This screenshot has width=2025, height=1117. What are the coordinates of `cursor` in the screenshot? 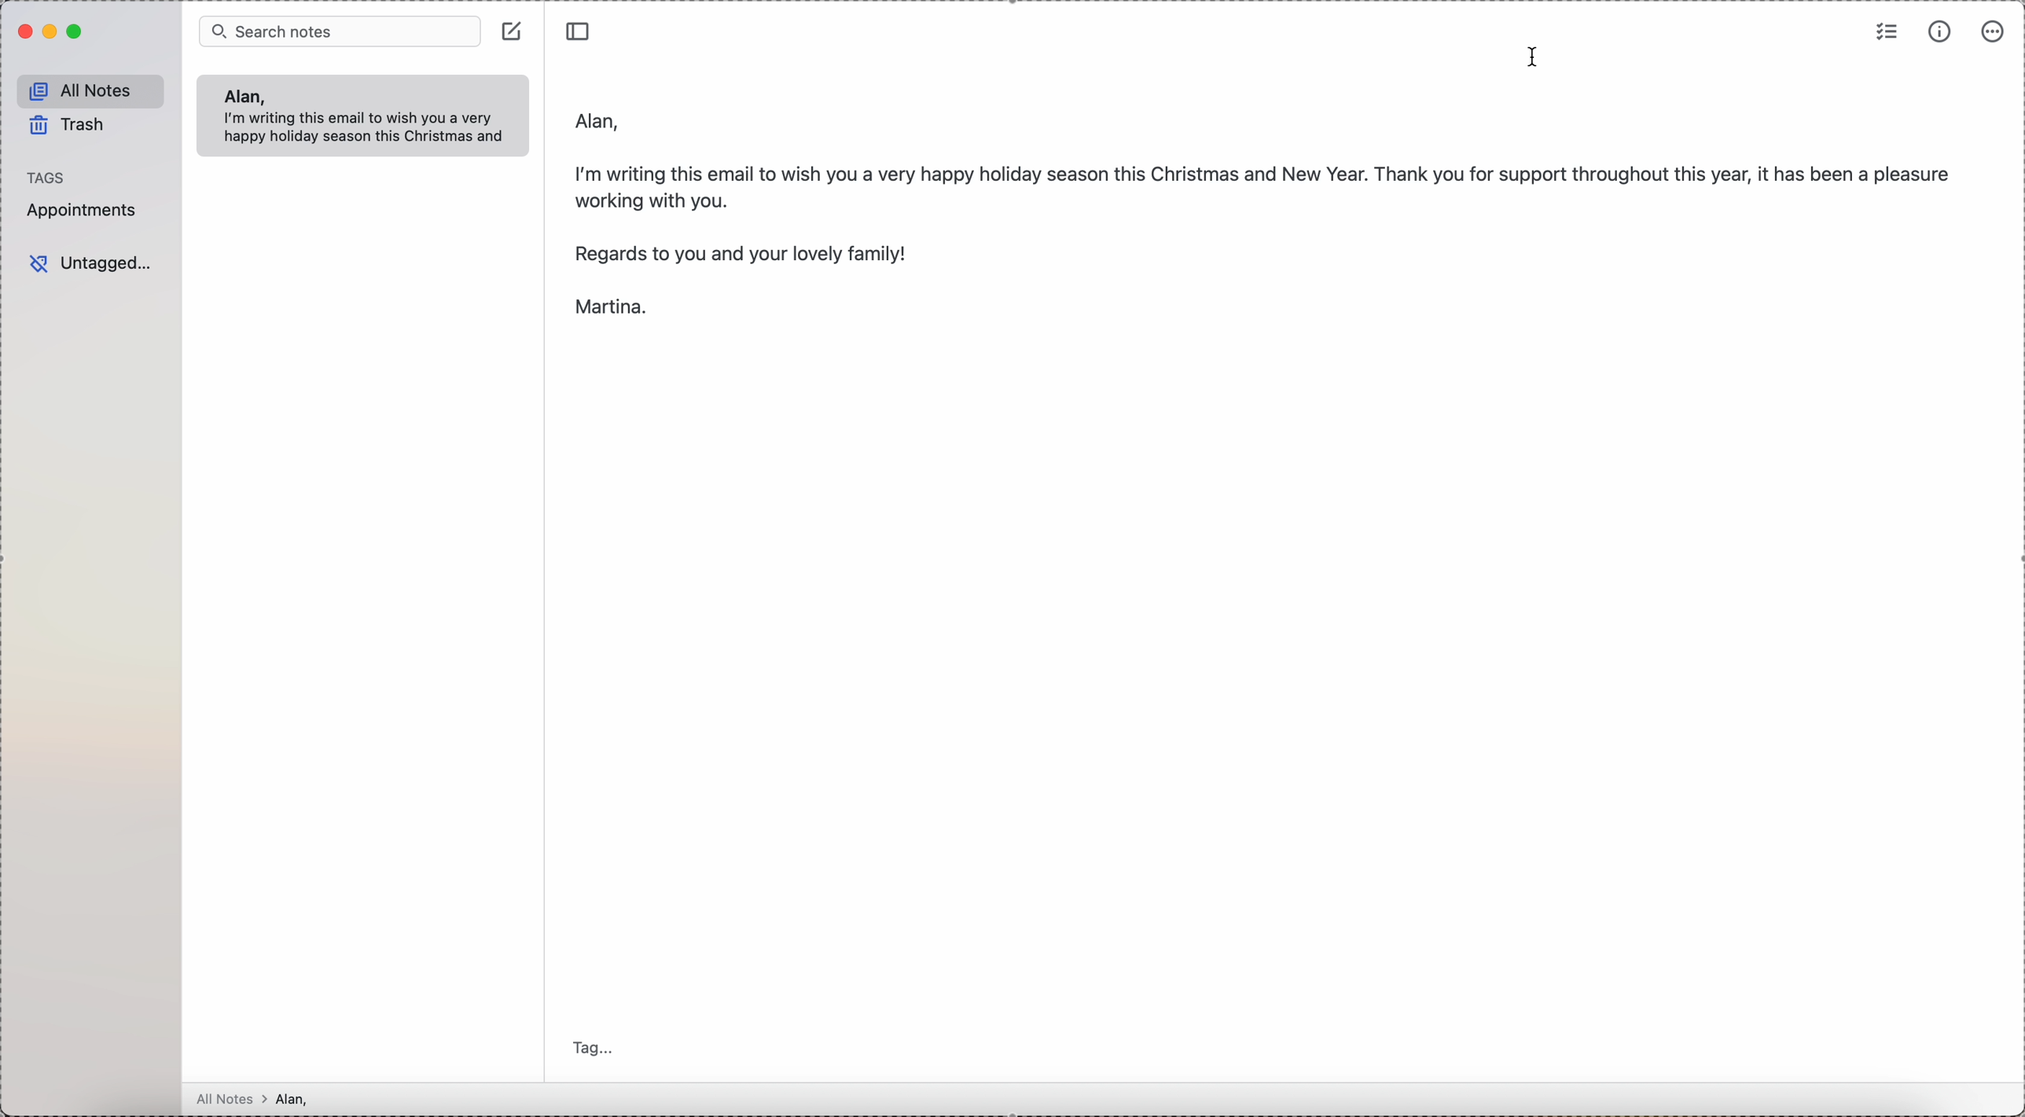 It's located at (1535, 57).